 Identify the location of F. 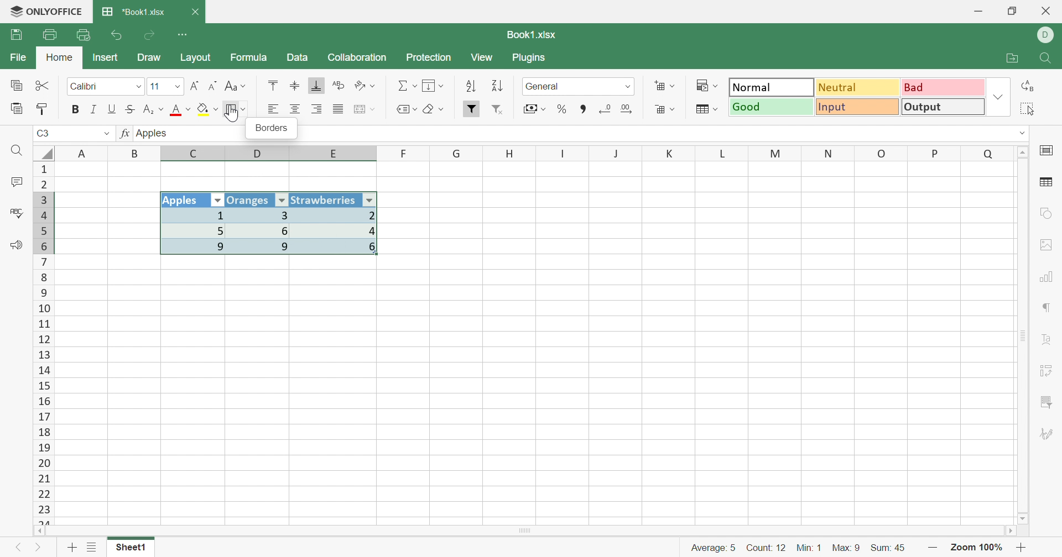
(404, 153).